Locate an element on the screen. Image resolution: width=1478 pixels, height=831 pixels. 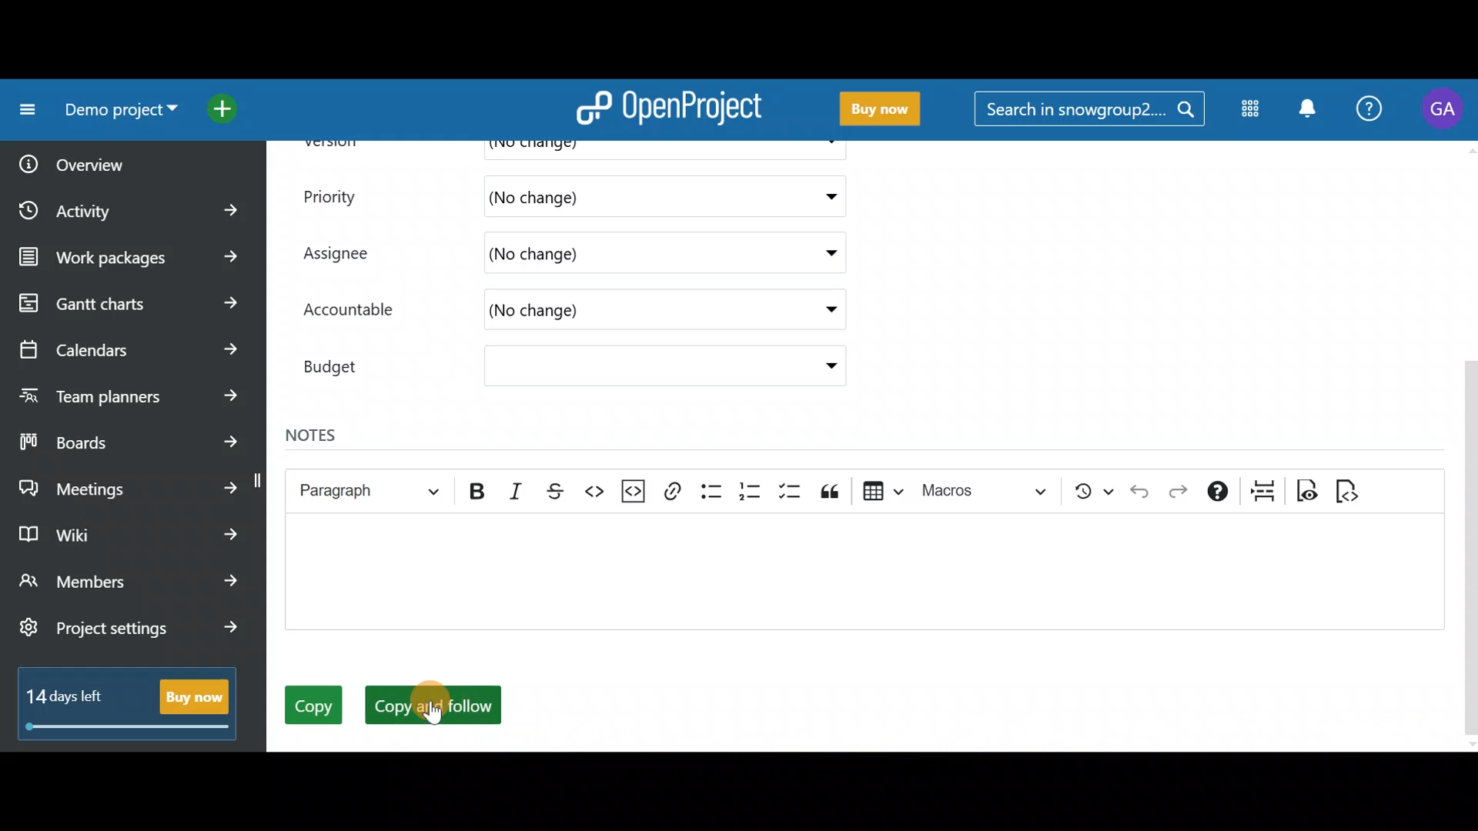
(No change) is located at coordinates (629, 255).